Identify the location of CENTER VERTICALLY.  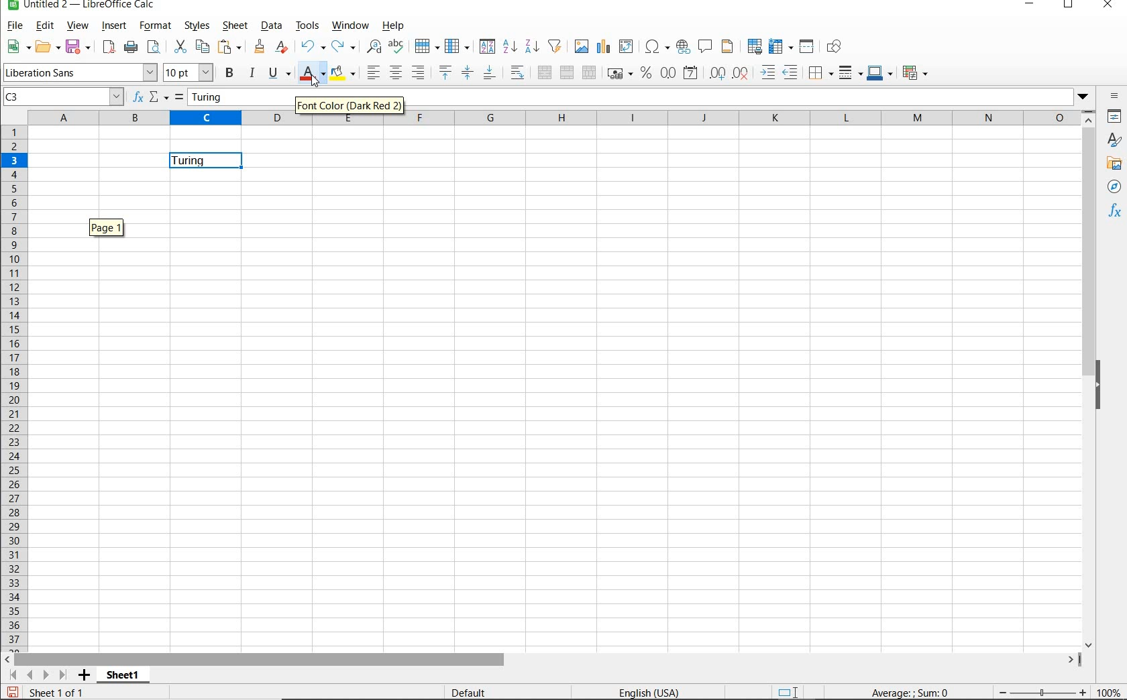
(468, 74).